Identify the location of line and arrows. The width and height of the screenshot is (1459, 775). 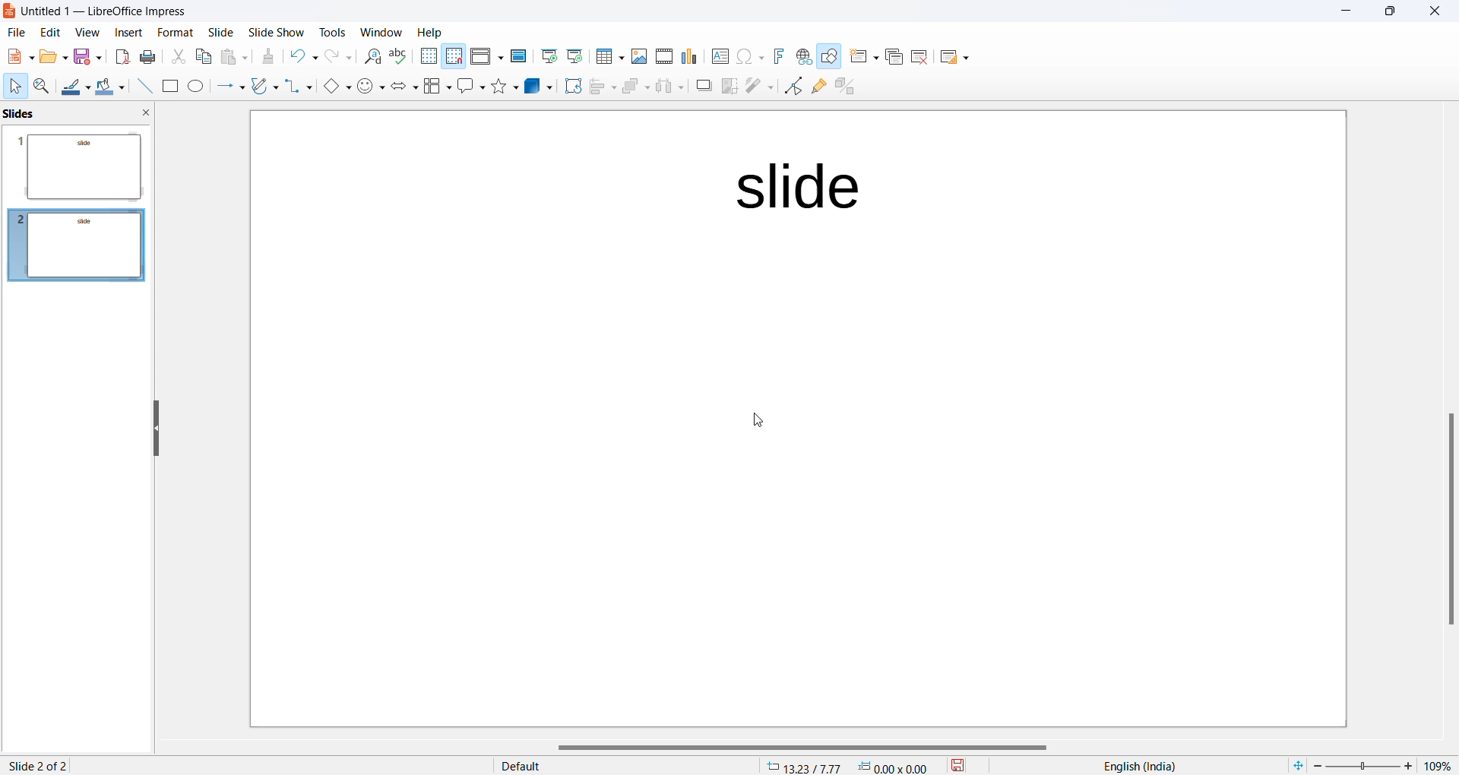
(227, 87).